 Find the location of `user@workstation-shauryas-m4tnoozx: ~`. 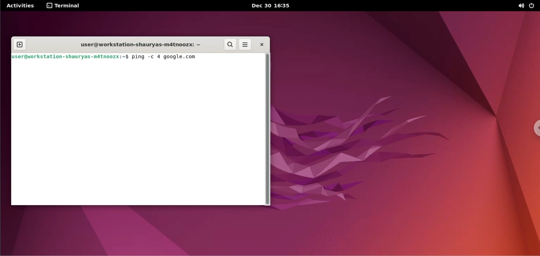

user@workstation-shauryas-m4tnoozx: ~ is located at coordinates (141, 45).